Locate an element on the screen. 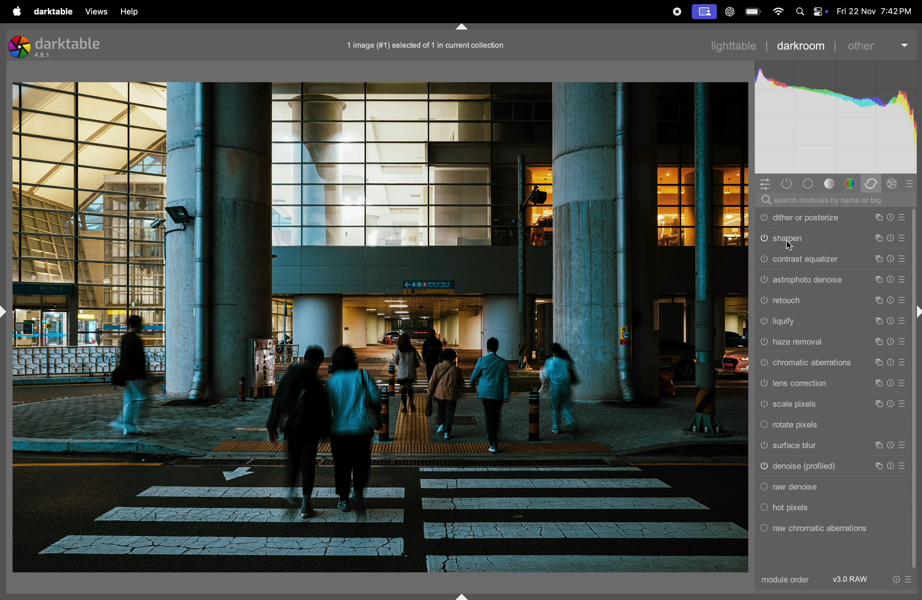  colors is located at coordinates (850, 183).